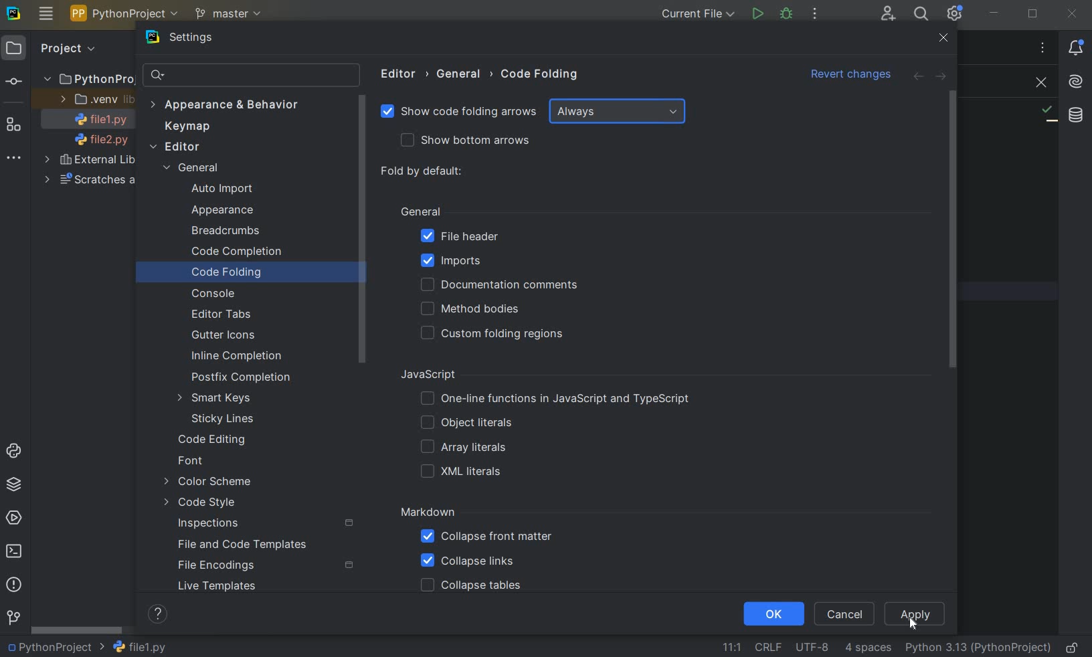 This screenshot has height=657, width=1092. What do you see at coordinates (917, 78) in the screenshot?
I see `BACK` at bounding box center [917, 78].